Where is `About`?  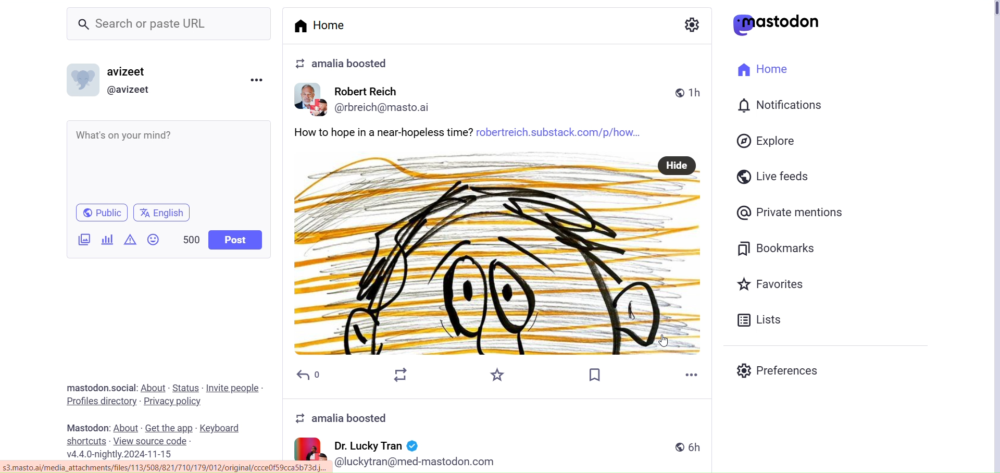 About is located at coordinates (126, 427).